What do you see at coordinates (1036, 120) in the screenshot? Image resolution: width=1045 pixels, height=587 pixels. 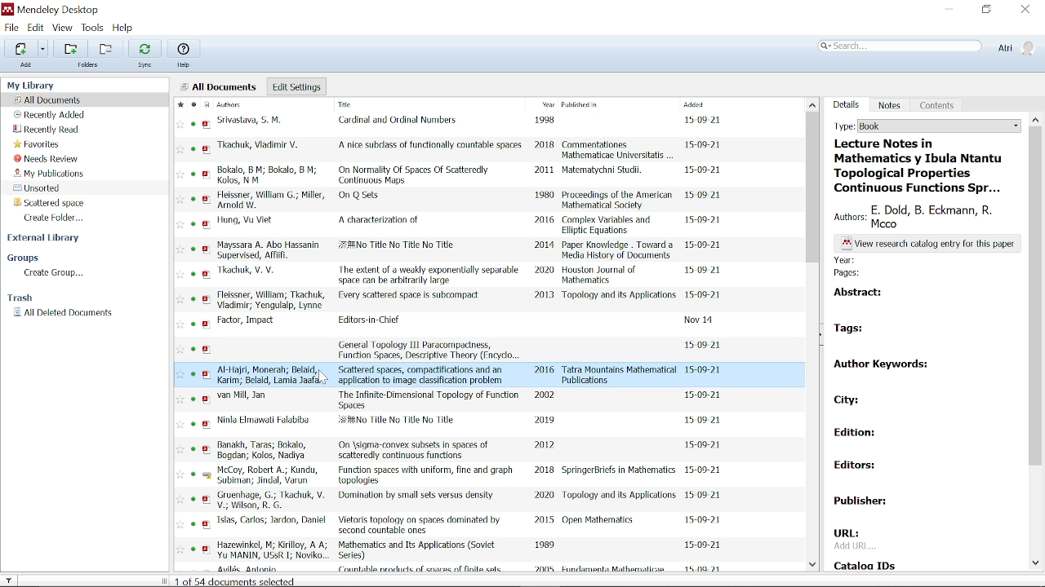 I see `Type of the document ` at bounding box center [1036, 120].